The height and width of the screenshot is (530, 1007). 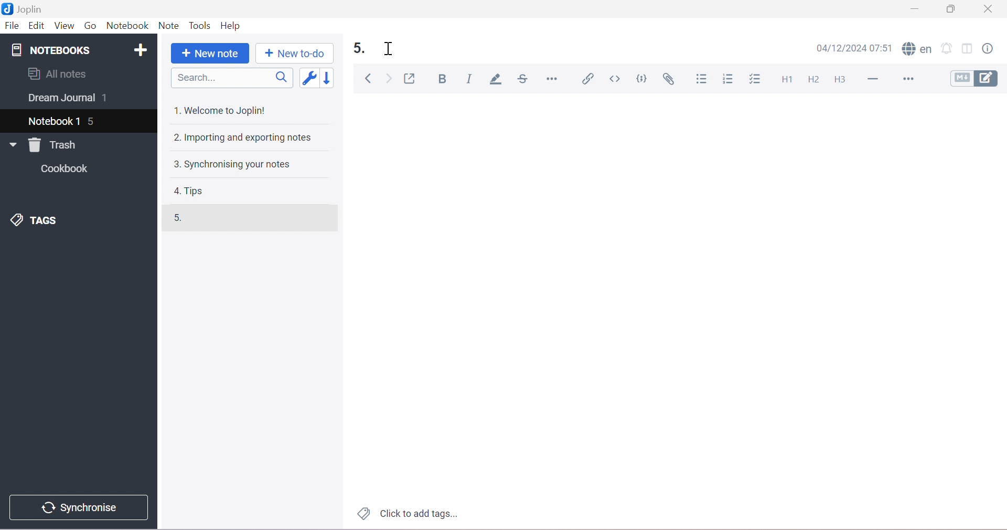 I want to click on Horizontal Line, so click(x=875, y=79).